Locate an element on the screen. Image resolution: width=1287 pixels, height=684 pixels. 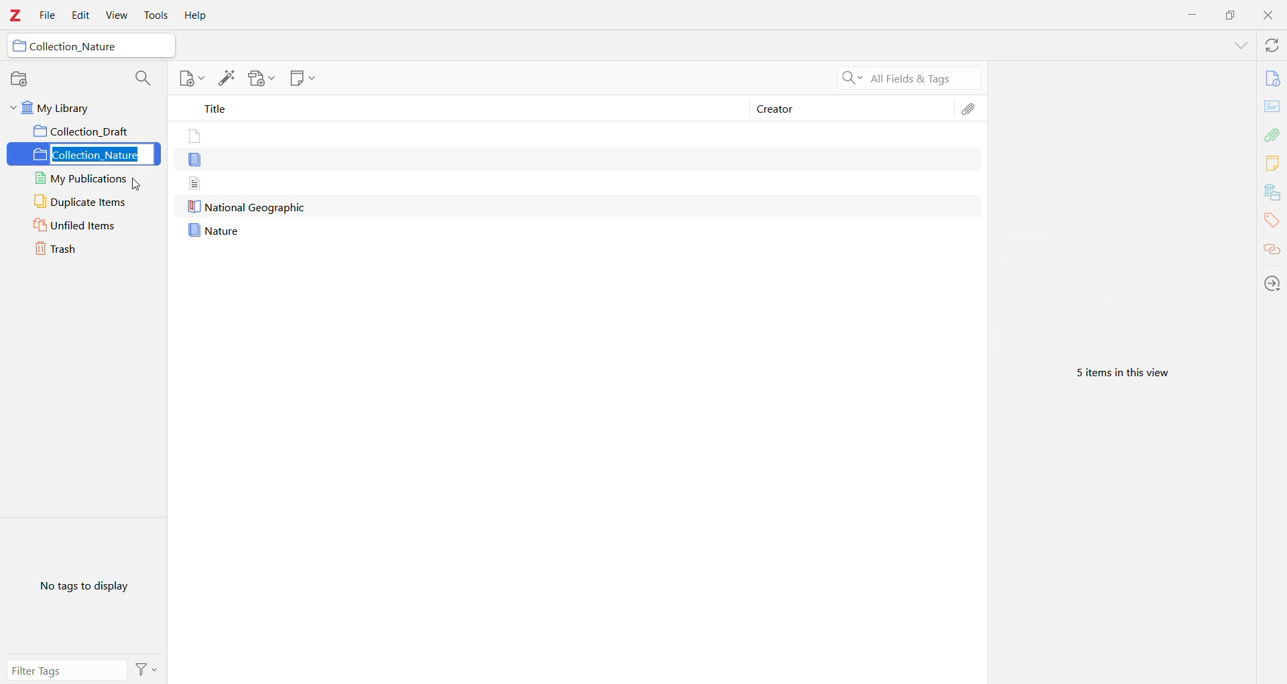
Collection_draft is located at coordinates (85, 131).